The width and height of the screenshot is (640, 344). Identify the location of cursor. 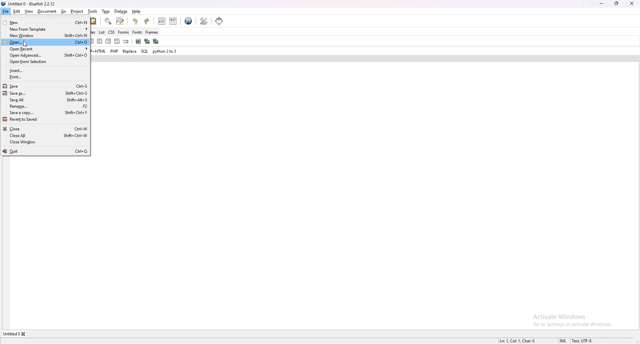
(27, 44).